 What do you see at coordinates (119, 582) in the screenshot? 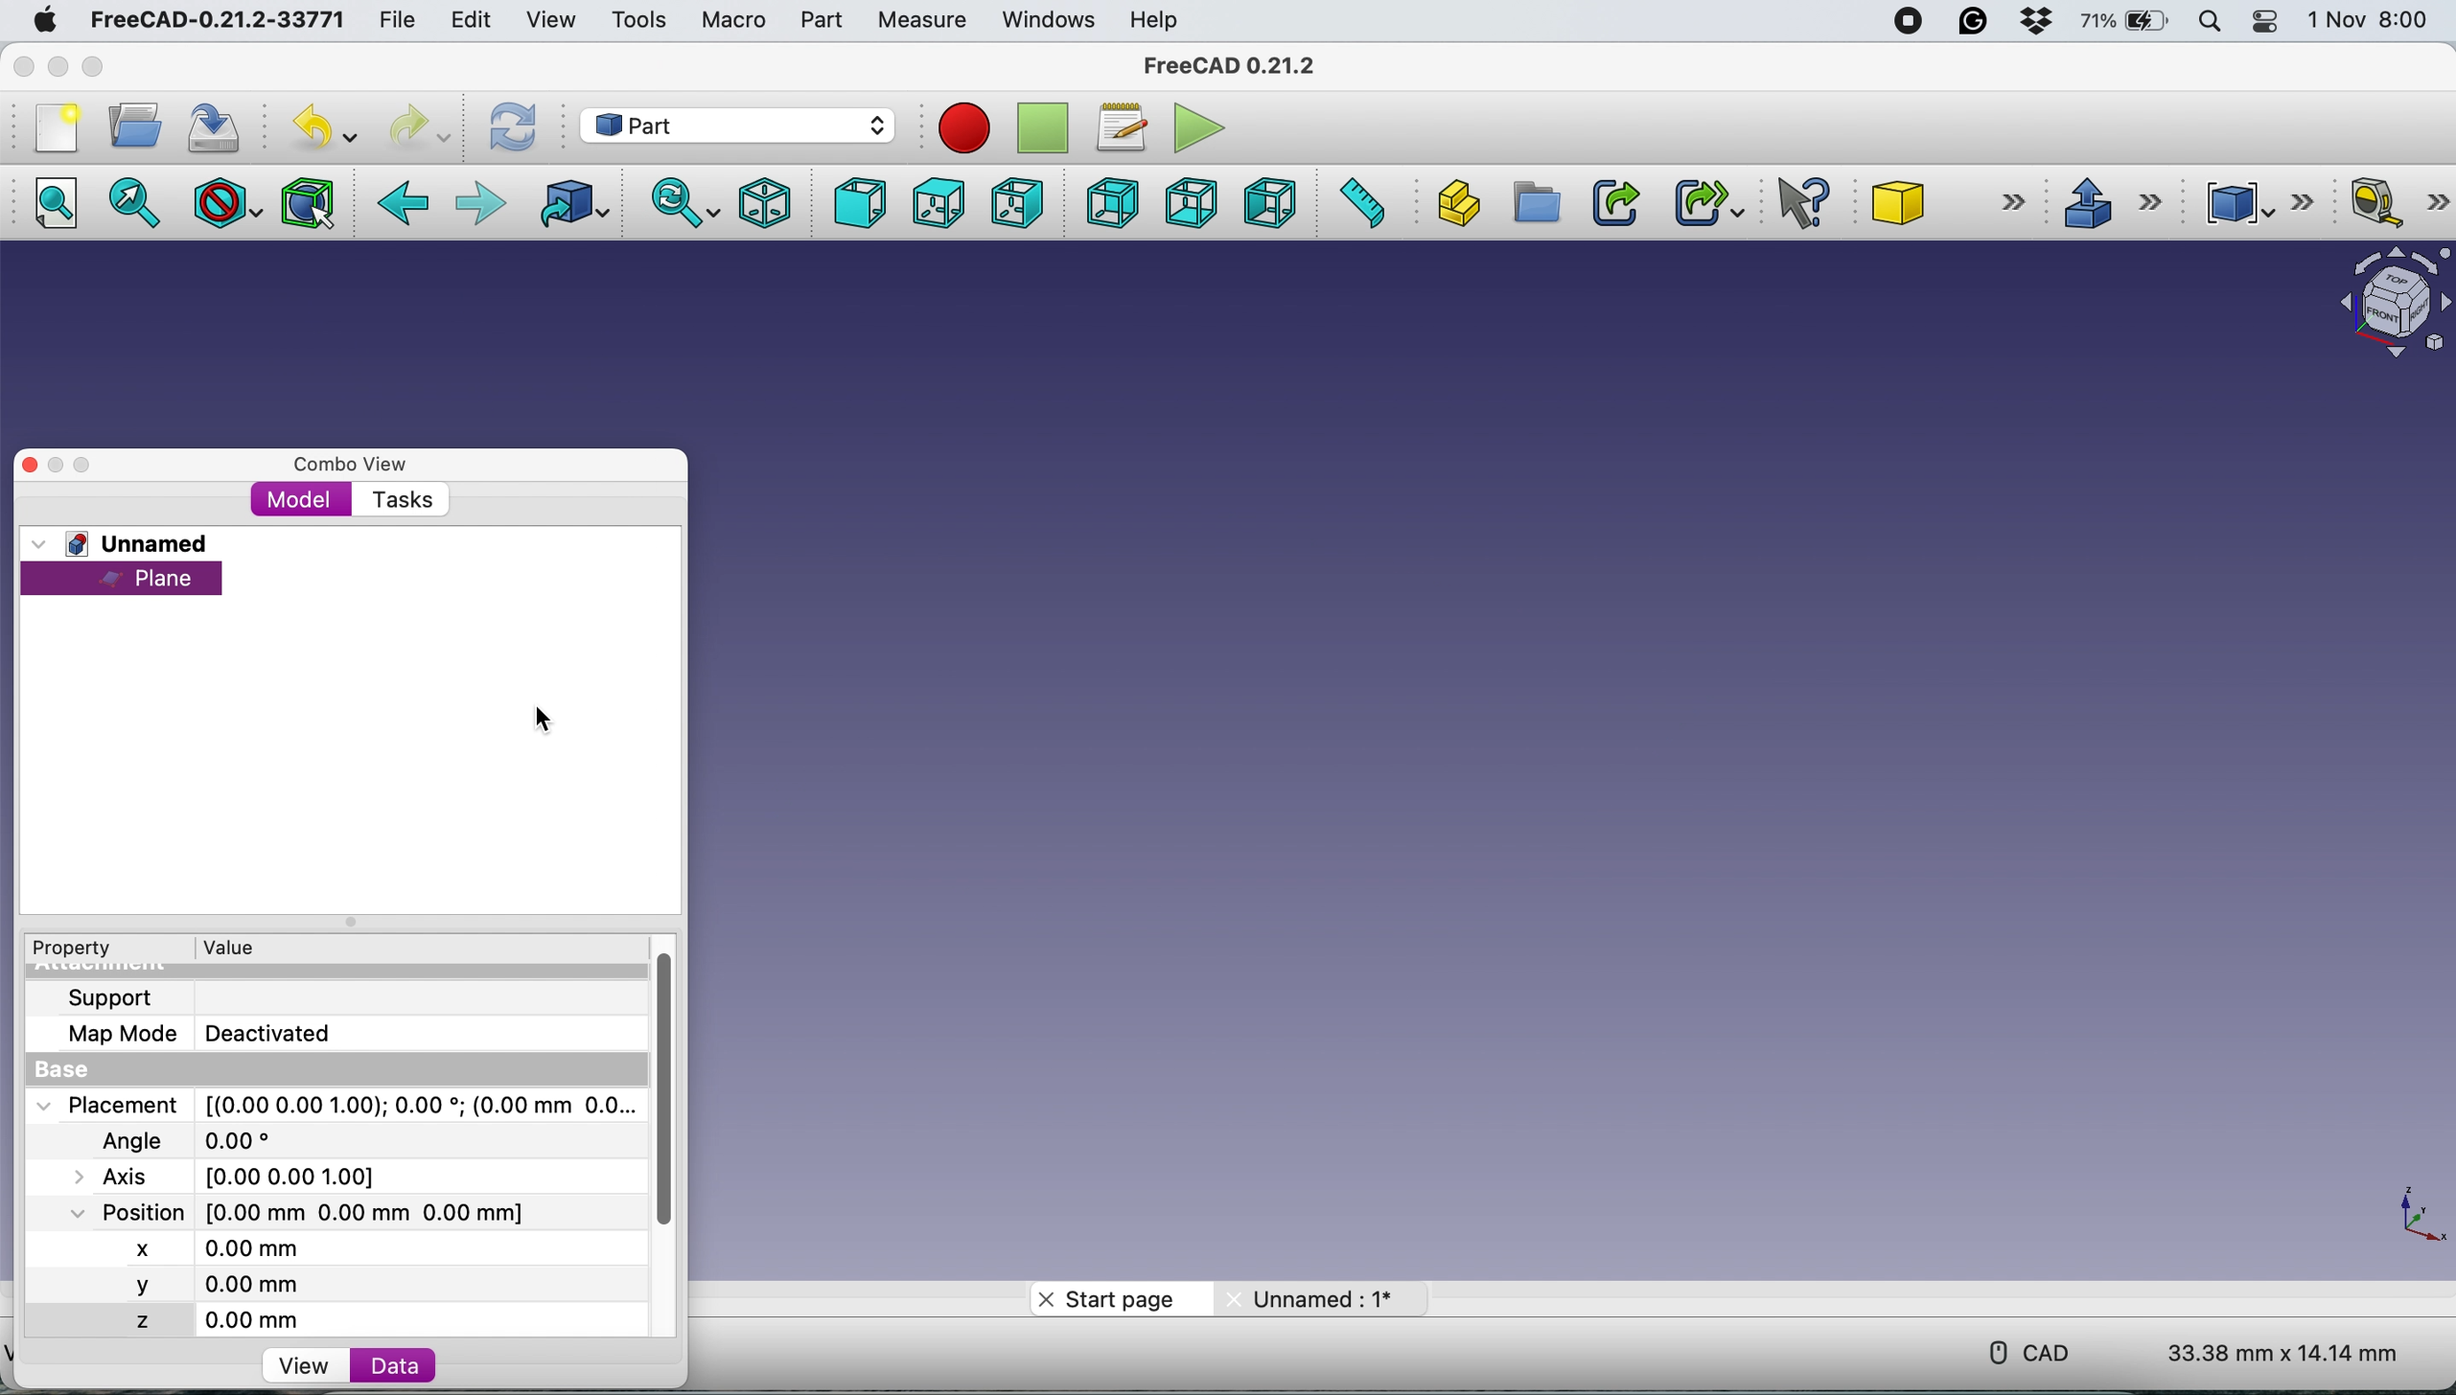
I see `plane selected` at bounding box center [119, 582].